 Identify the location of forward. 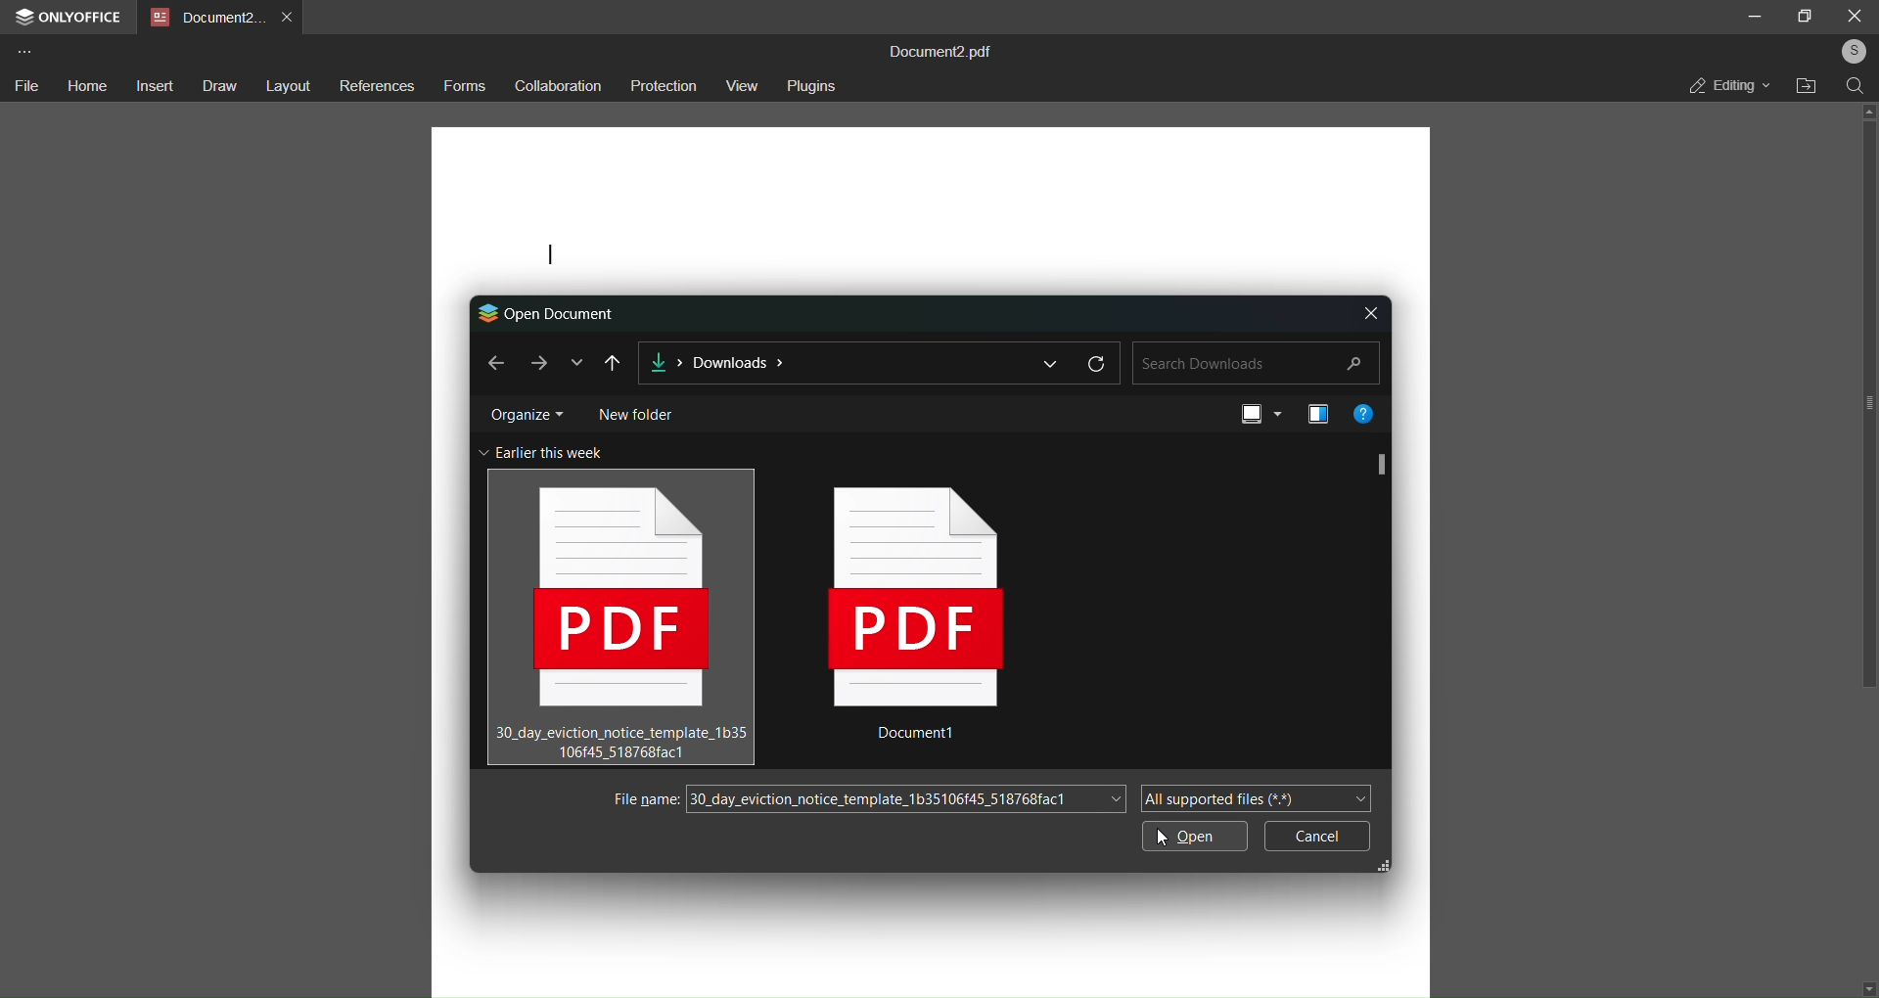
(535, 362).